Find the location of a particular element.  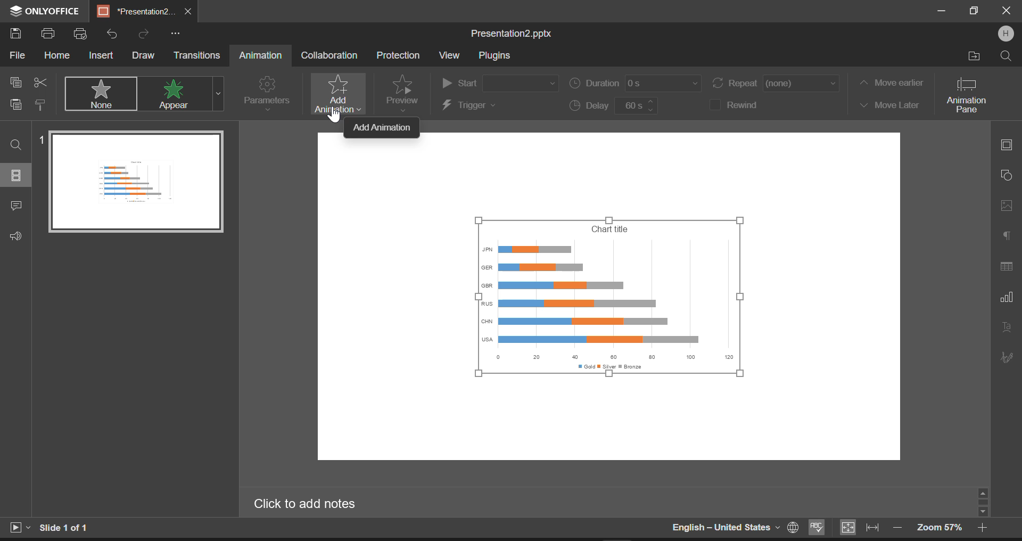

Restore Down is located at coordinates (943, 12).